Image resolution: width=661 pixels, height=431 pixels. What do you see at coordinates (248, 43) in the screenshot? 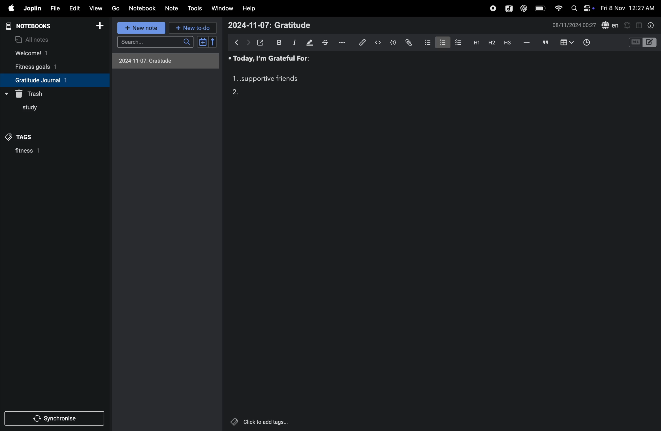
I see `forward` at bounding box center [248, 43].